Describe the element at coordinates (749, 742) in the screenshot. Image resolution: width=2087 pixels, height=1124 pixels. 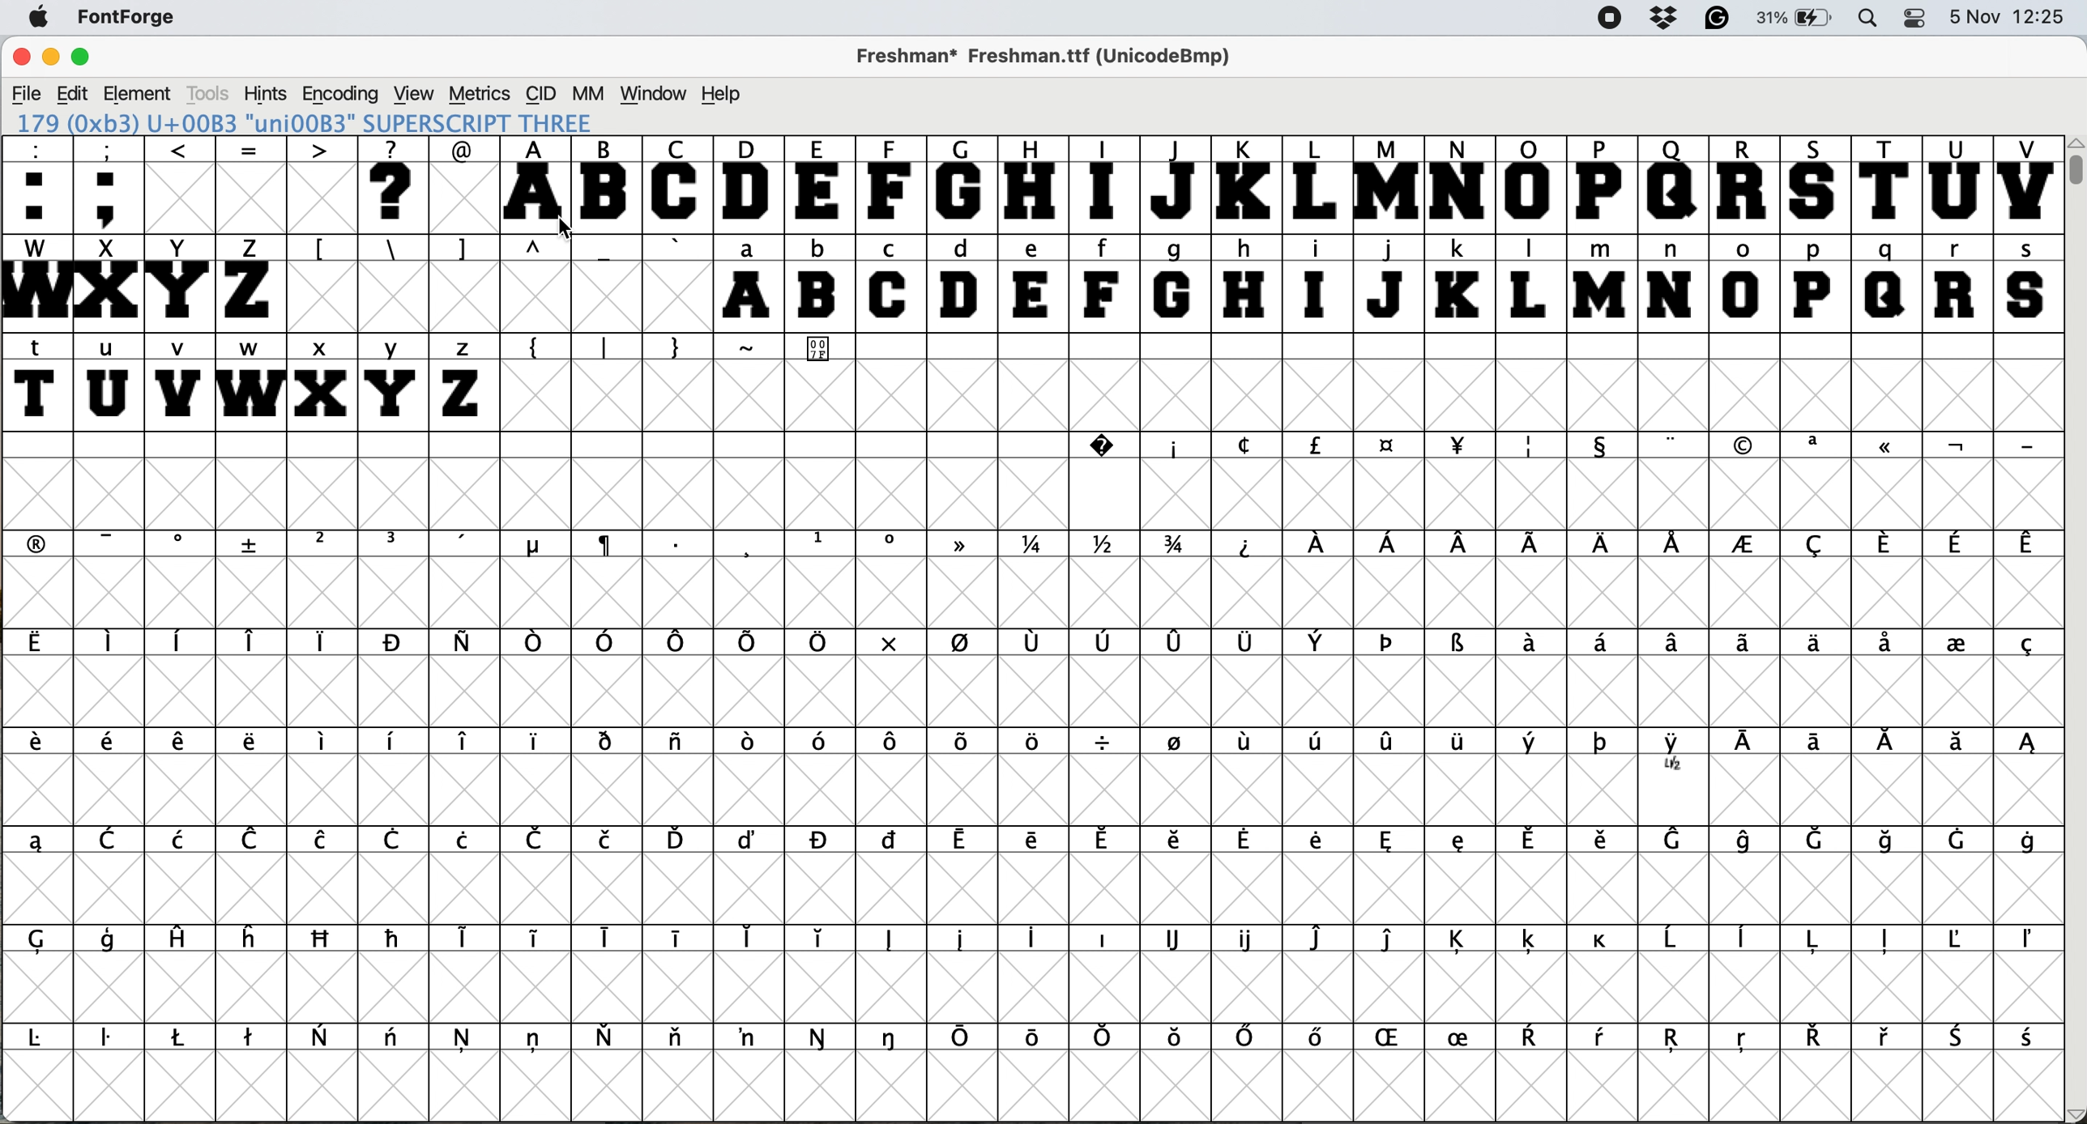
I see `symbol` at that location.